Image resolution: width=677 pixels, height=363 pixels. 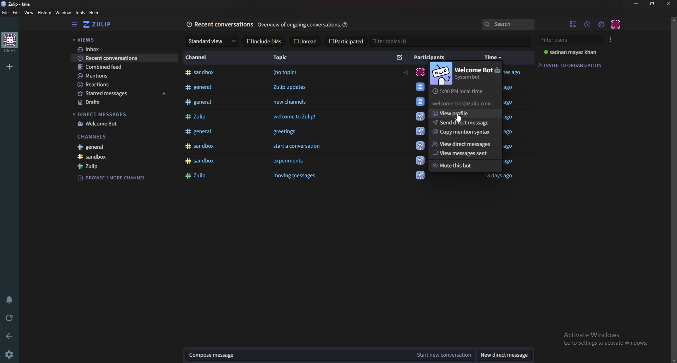 I want to click on , so click(x=297, y=176).